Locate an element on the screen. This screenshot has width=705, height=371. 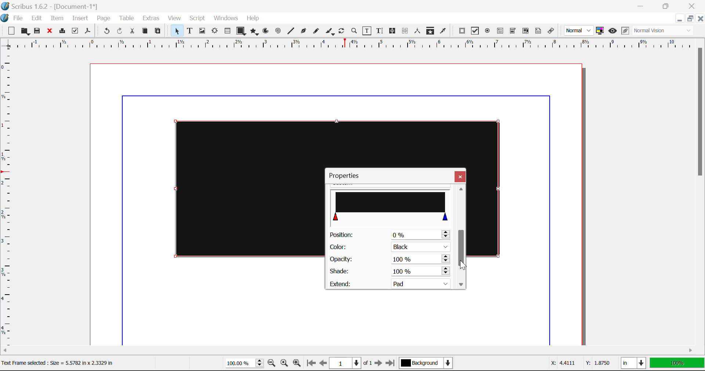
Undo is located at coordinates (106, 32).